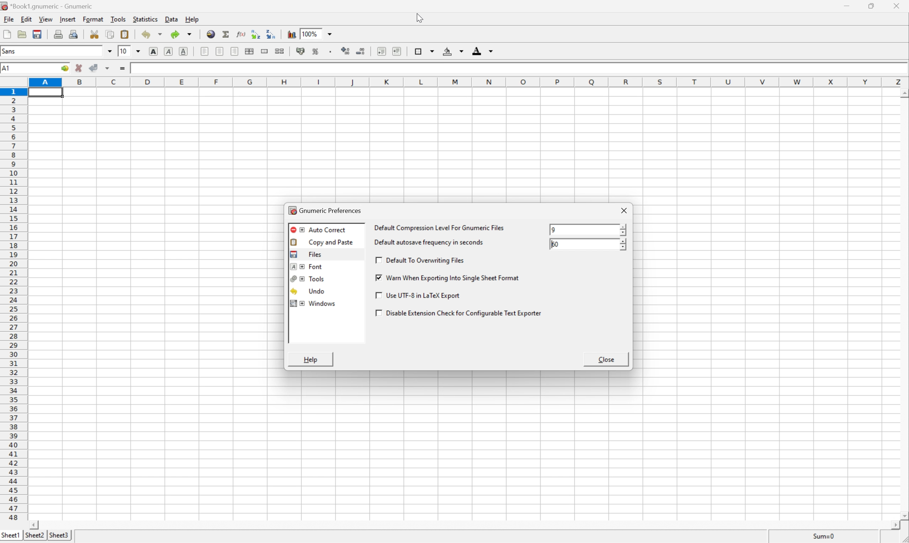  I want to click on auto correct, so click(318, 231).